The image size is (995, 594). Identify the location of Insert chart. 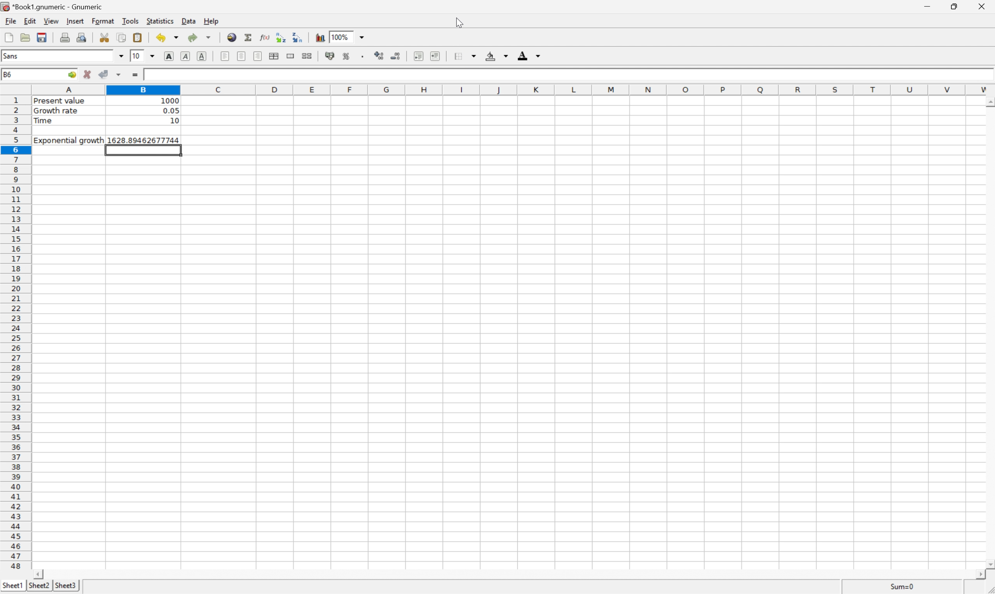
(321, 37).